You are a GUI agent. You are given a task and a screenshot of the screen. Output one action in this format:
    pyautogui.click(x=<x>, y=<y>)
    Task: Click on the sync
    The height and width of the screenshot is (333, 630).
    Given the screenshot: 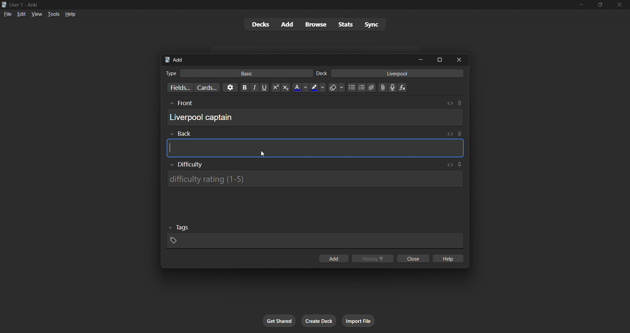 What is the action you would take?
    pyautogui.click(x=371, y=24)
    